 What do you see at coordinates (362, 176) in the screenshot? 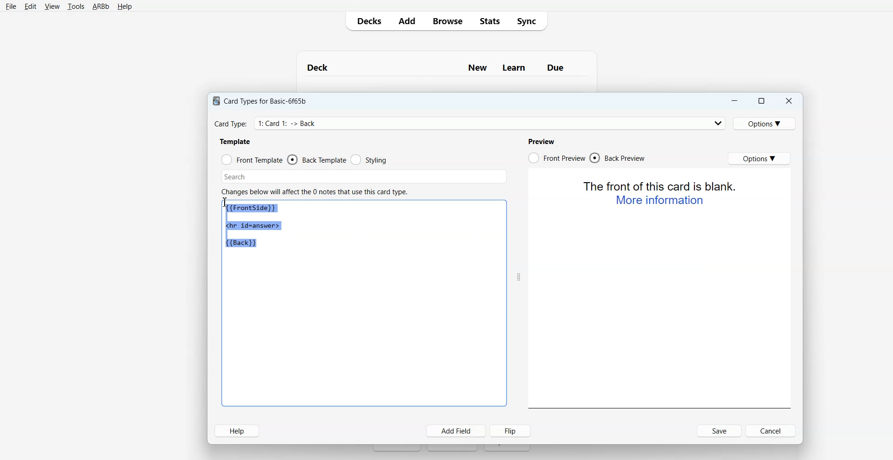
I see `Search Bar` at bounding box center [362, 176].